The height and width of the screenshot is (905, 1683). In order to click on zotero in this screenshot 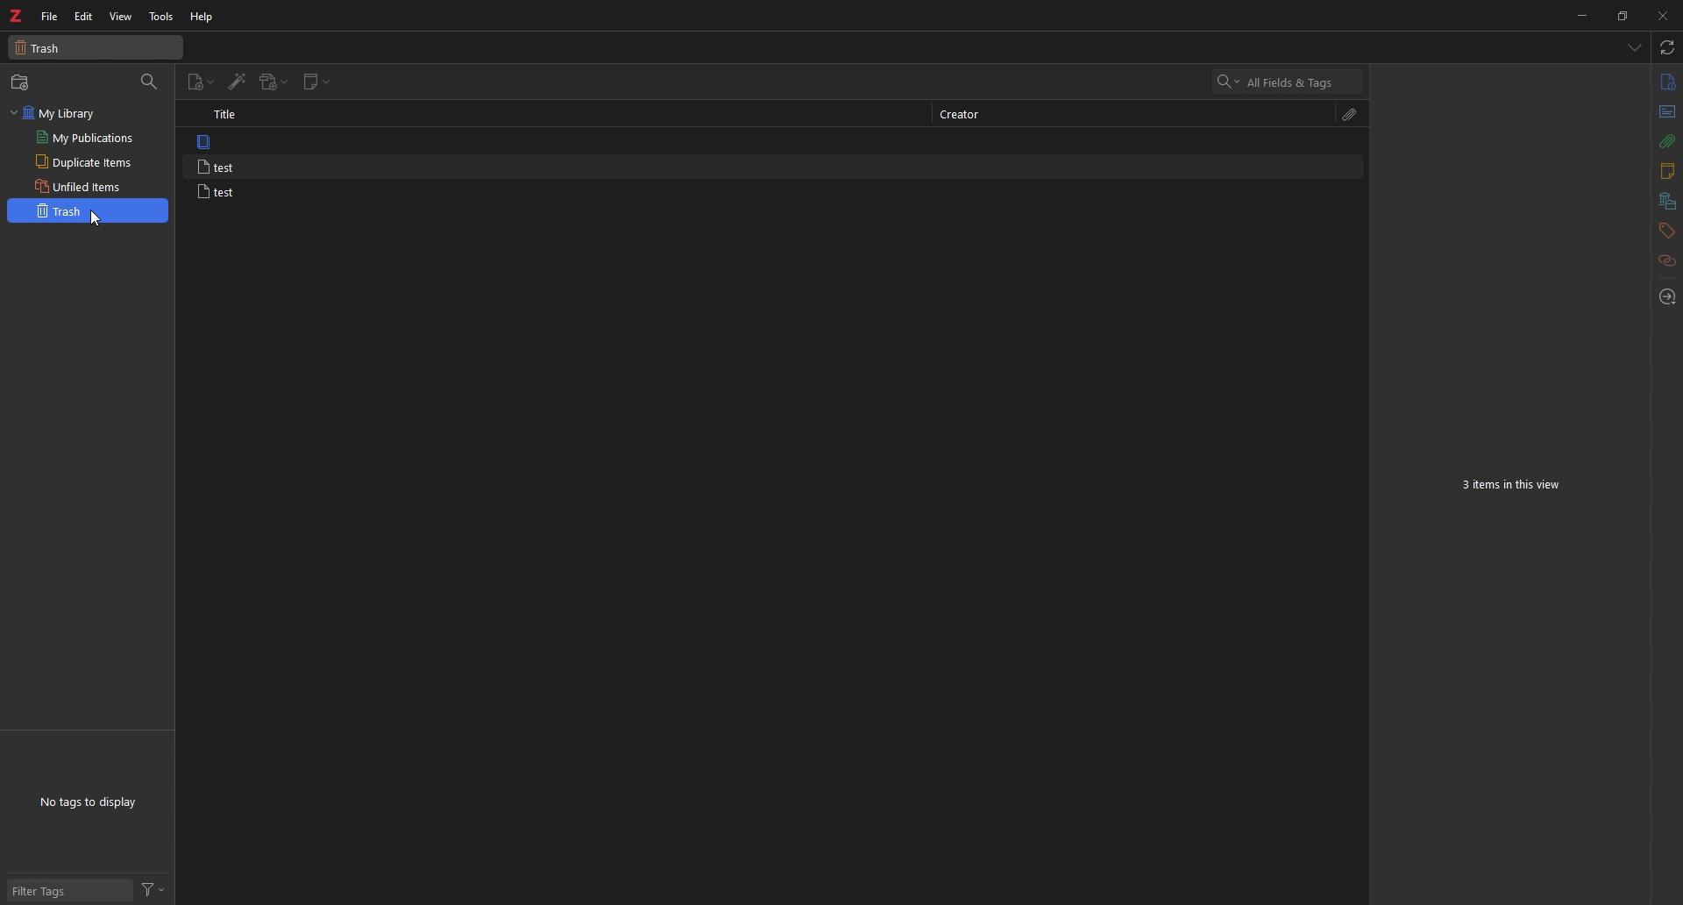, I will do `click(15, 17)`.